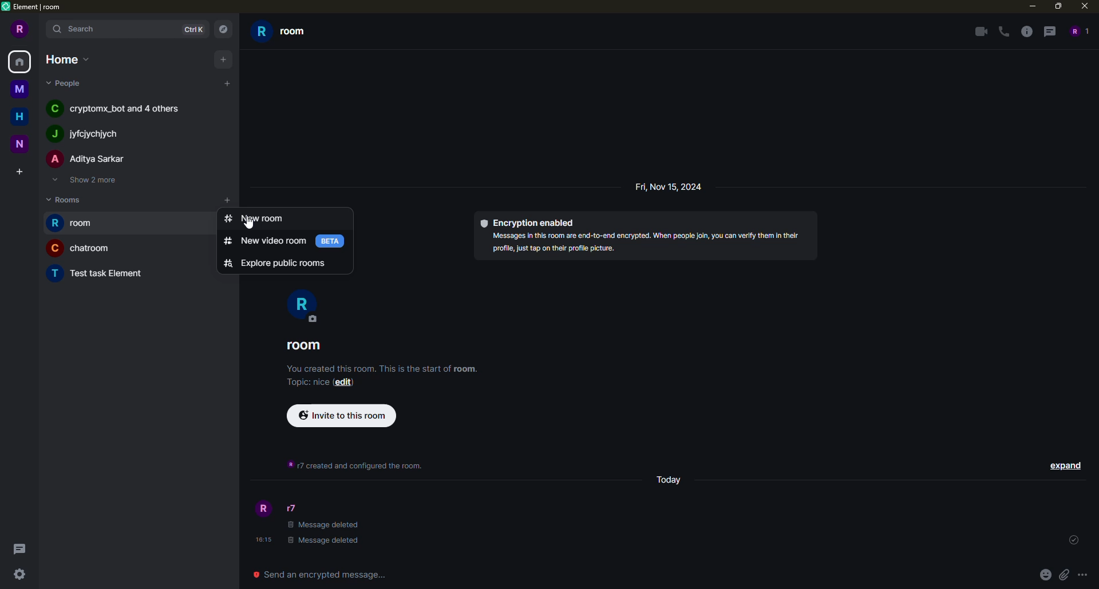 Image resolution: width=1099 pixels, height=589 pixels. What do you see at coordinates (1030, 6) in the screenshot?
I see `minimize` at bounding box center [1030, 6].